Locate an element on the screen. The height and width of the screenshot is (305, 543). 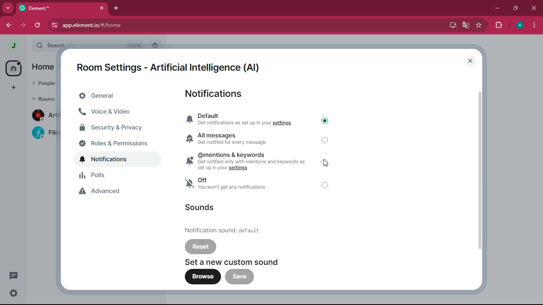
all messages is located at coordinates (242, 139).